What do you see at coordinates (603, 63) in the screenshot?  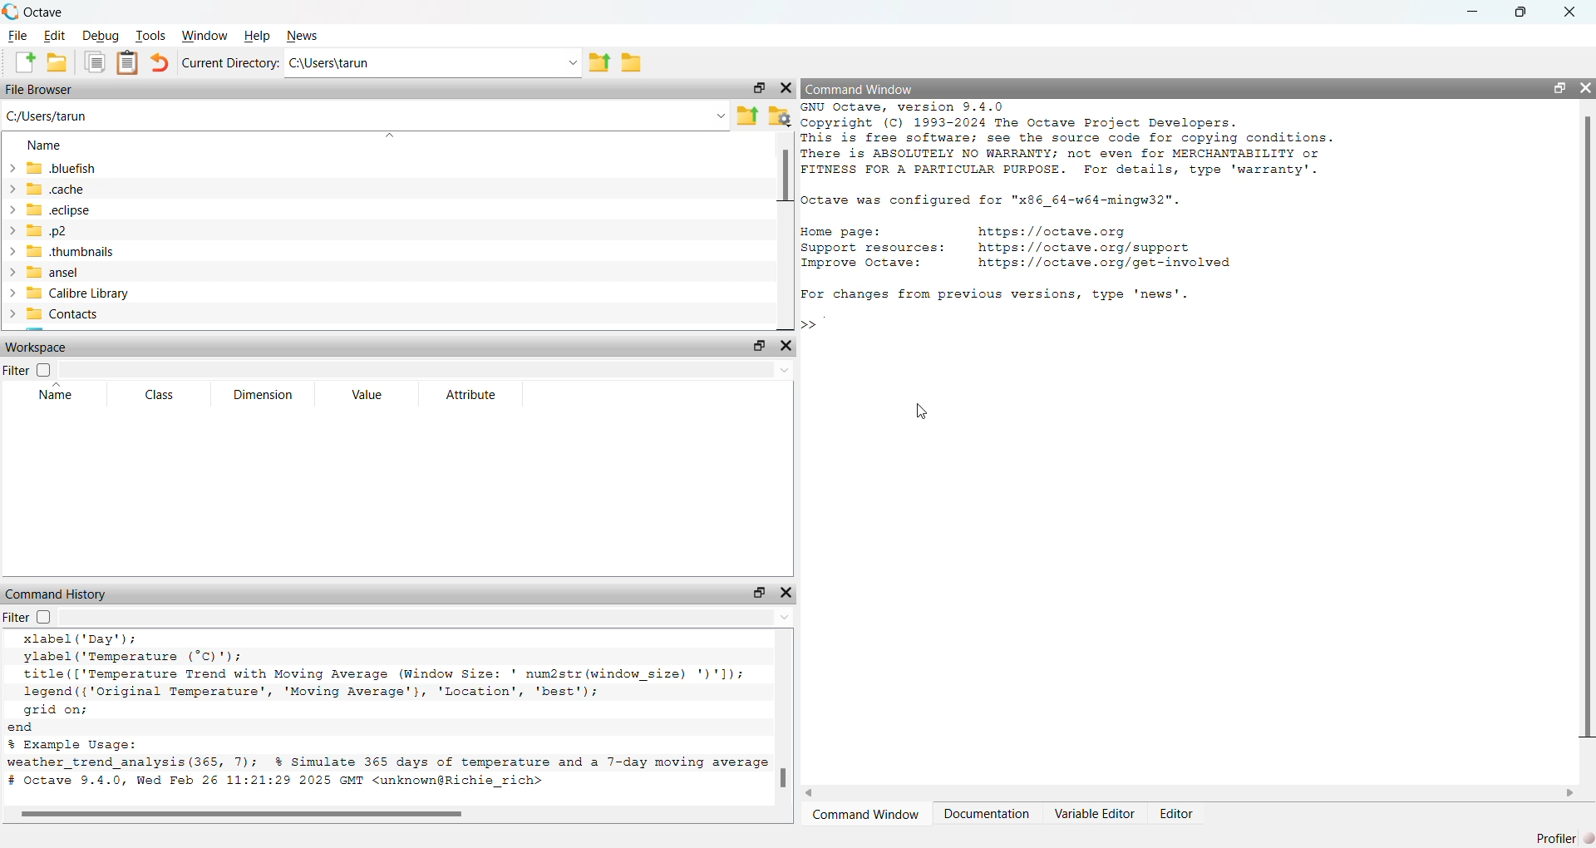 I see `export` at bounding box center [603, 63].